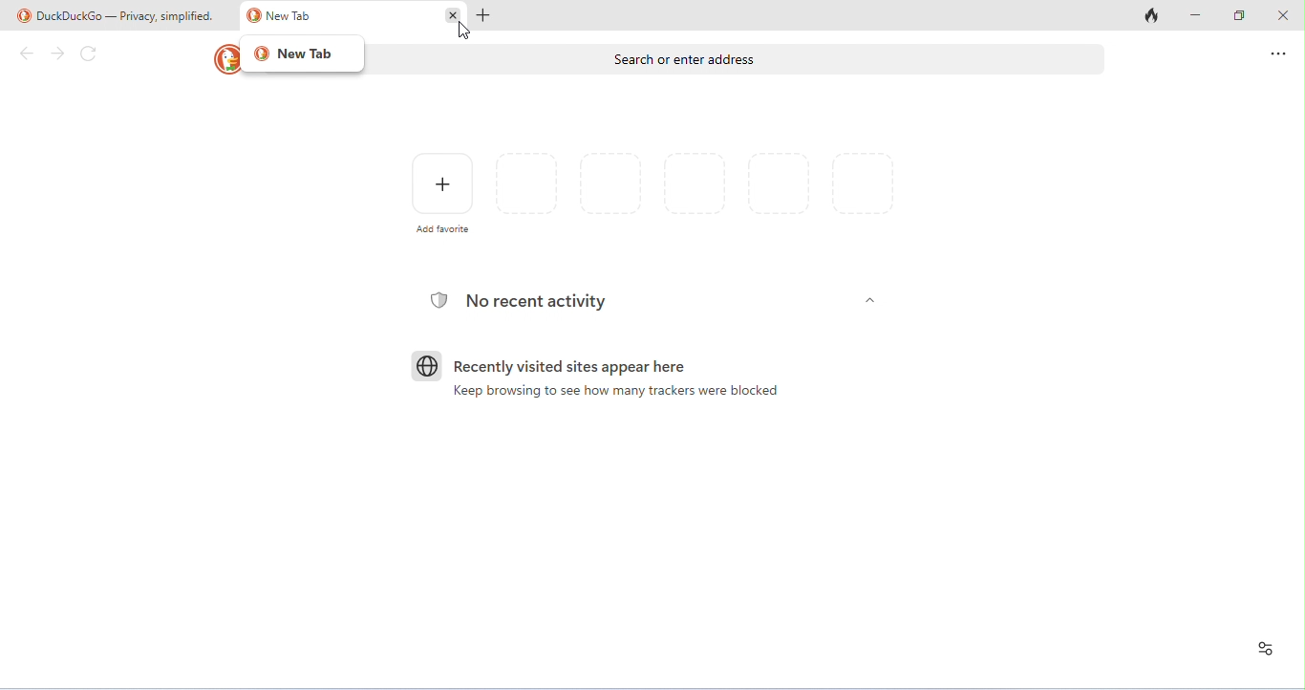 The image size is (1305, 690). What do you see at coordinates (279, 18) in the screenshot?
I see `new tab` at bounding box center [279, 18].